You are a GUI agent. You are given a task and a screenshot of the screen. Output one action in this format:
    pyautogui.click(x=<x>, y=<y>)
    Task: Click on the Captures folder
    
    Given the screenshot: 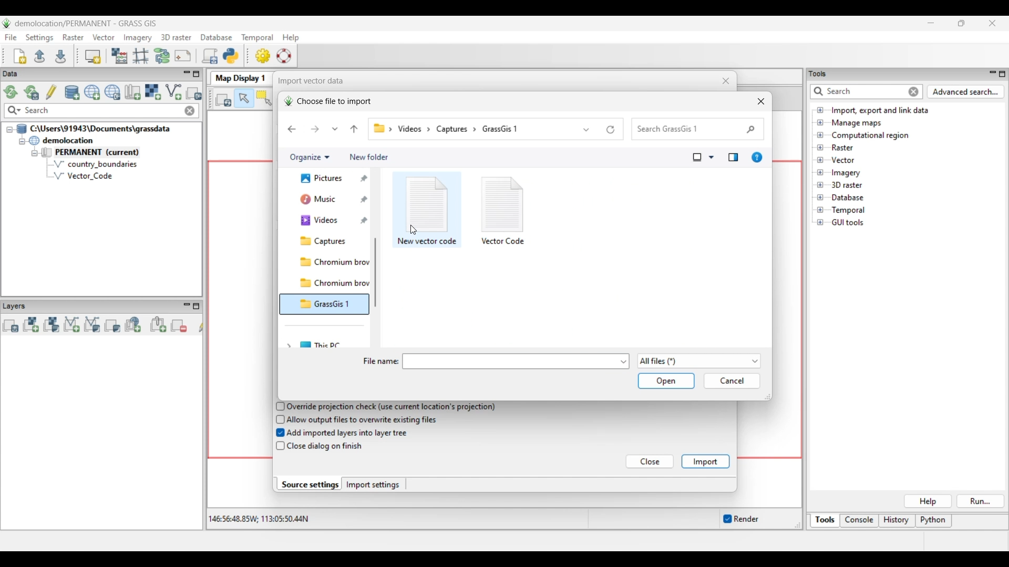 What is the action you would take?
    pyautogui.click(x=331, y=262)
    